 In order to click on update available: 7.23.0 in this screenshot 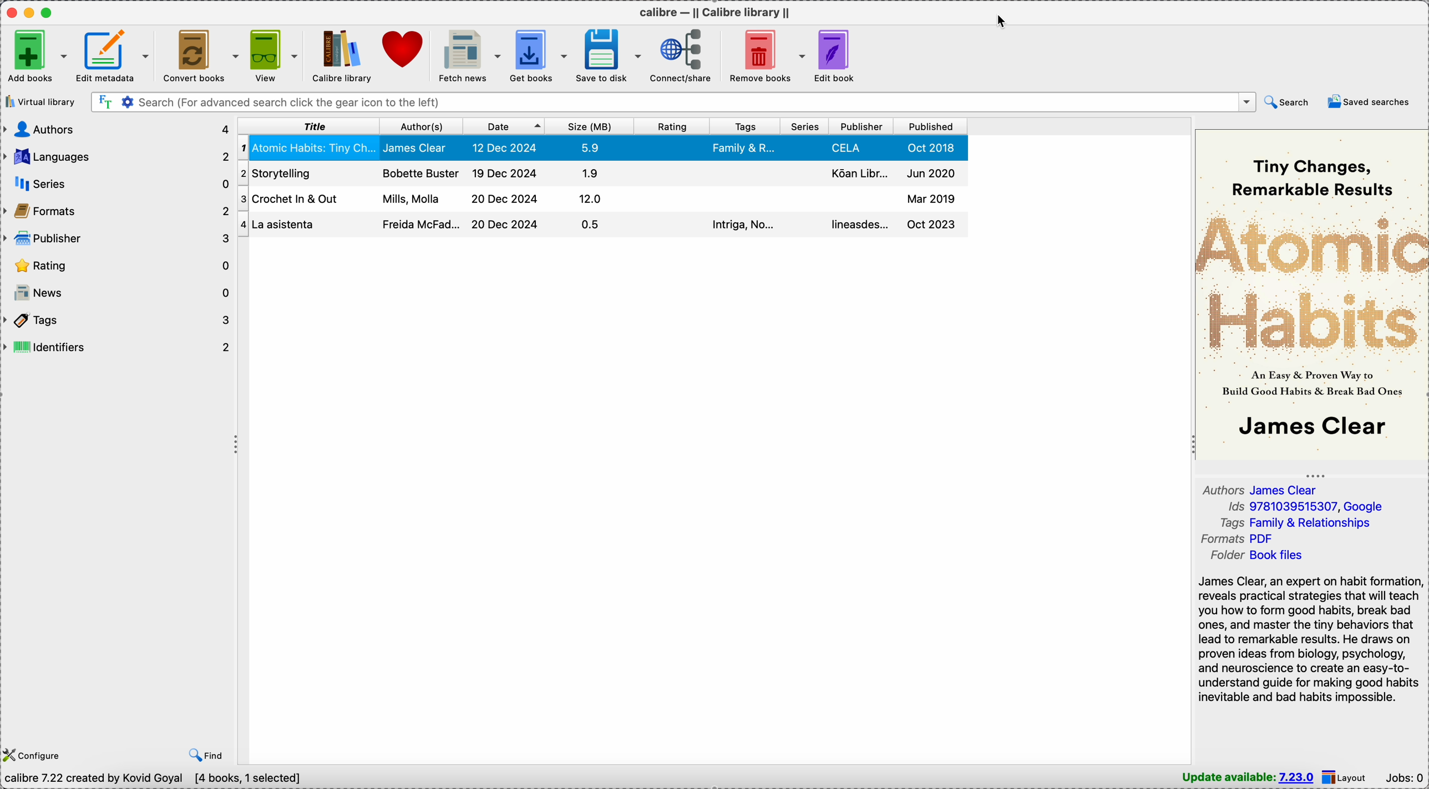, I will do `click(1248, 777)`.